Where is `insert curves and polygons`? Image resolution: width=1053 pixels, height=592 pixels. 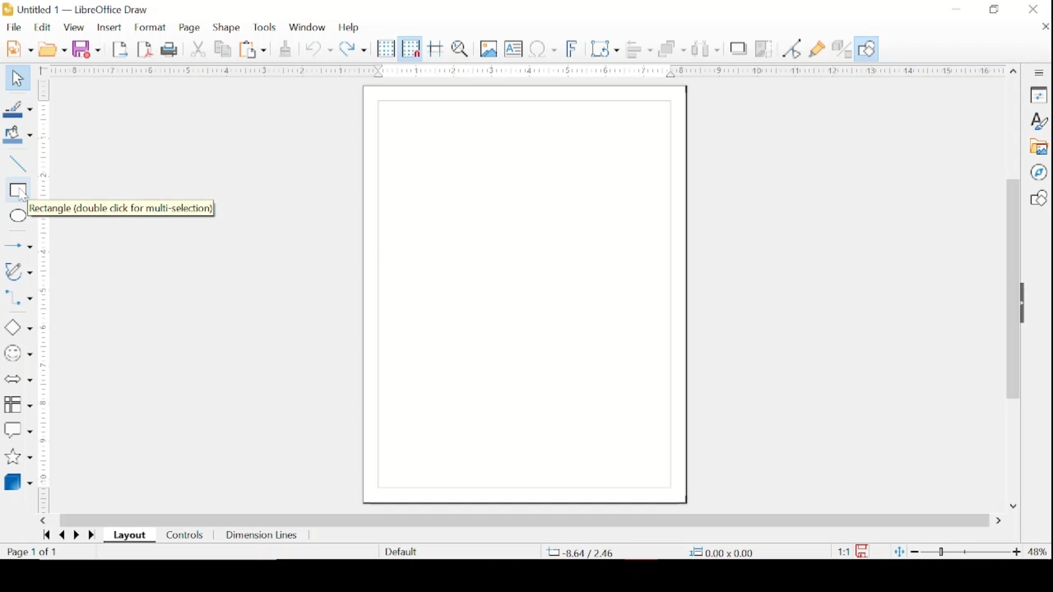 insert curves and polygons is located at coordinates (18, 272).